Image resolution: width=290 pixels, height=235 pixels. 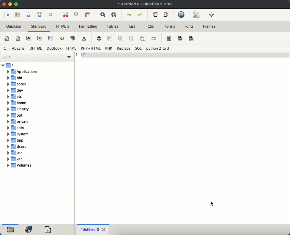 What do you see at coordinates (189, 26) in the screenshot?
I see `fonts` at bounding box center [189, 26].